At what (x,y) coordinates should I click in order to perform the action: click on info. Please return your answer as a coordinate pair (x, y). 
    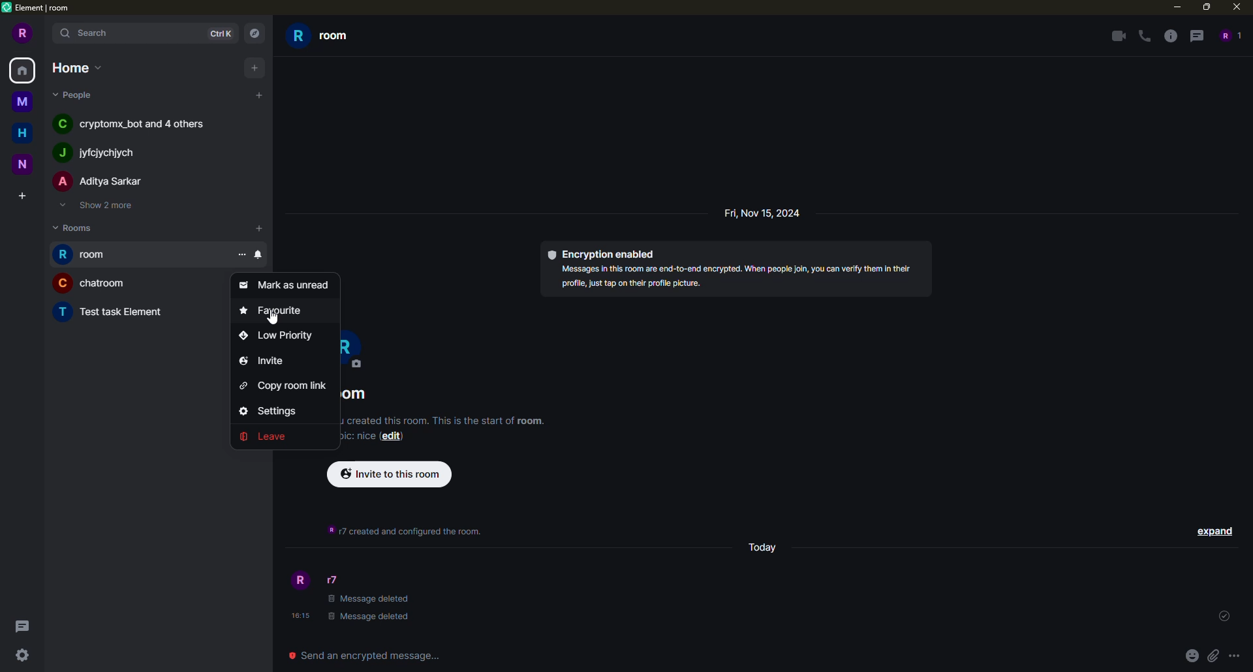
    Looking at the image, I should click on (1170, 37).